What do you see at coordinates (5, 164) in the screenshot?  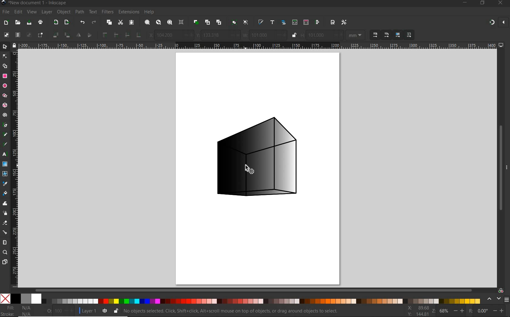 I see `GRADIENT TOOL` at bounding box center [5, 164].